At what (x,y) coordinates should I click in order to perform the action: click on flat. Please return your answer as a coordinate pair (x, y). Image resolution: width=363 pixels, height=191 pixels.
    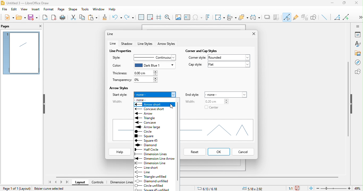
    Looking at the image, I should click on (229, 66).